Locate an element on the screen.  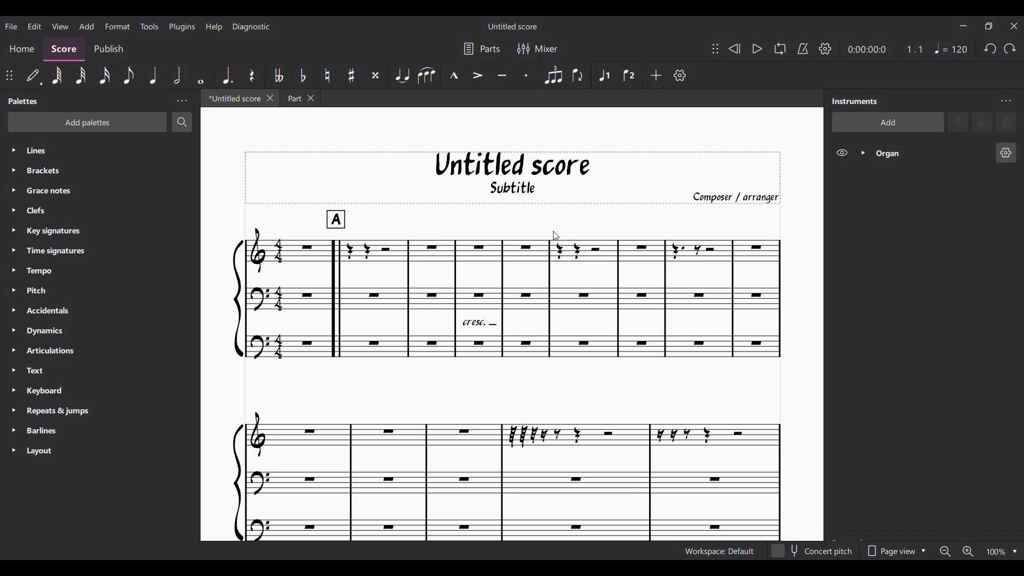
Zoom out is located at coordinates (946, 551).